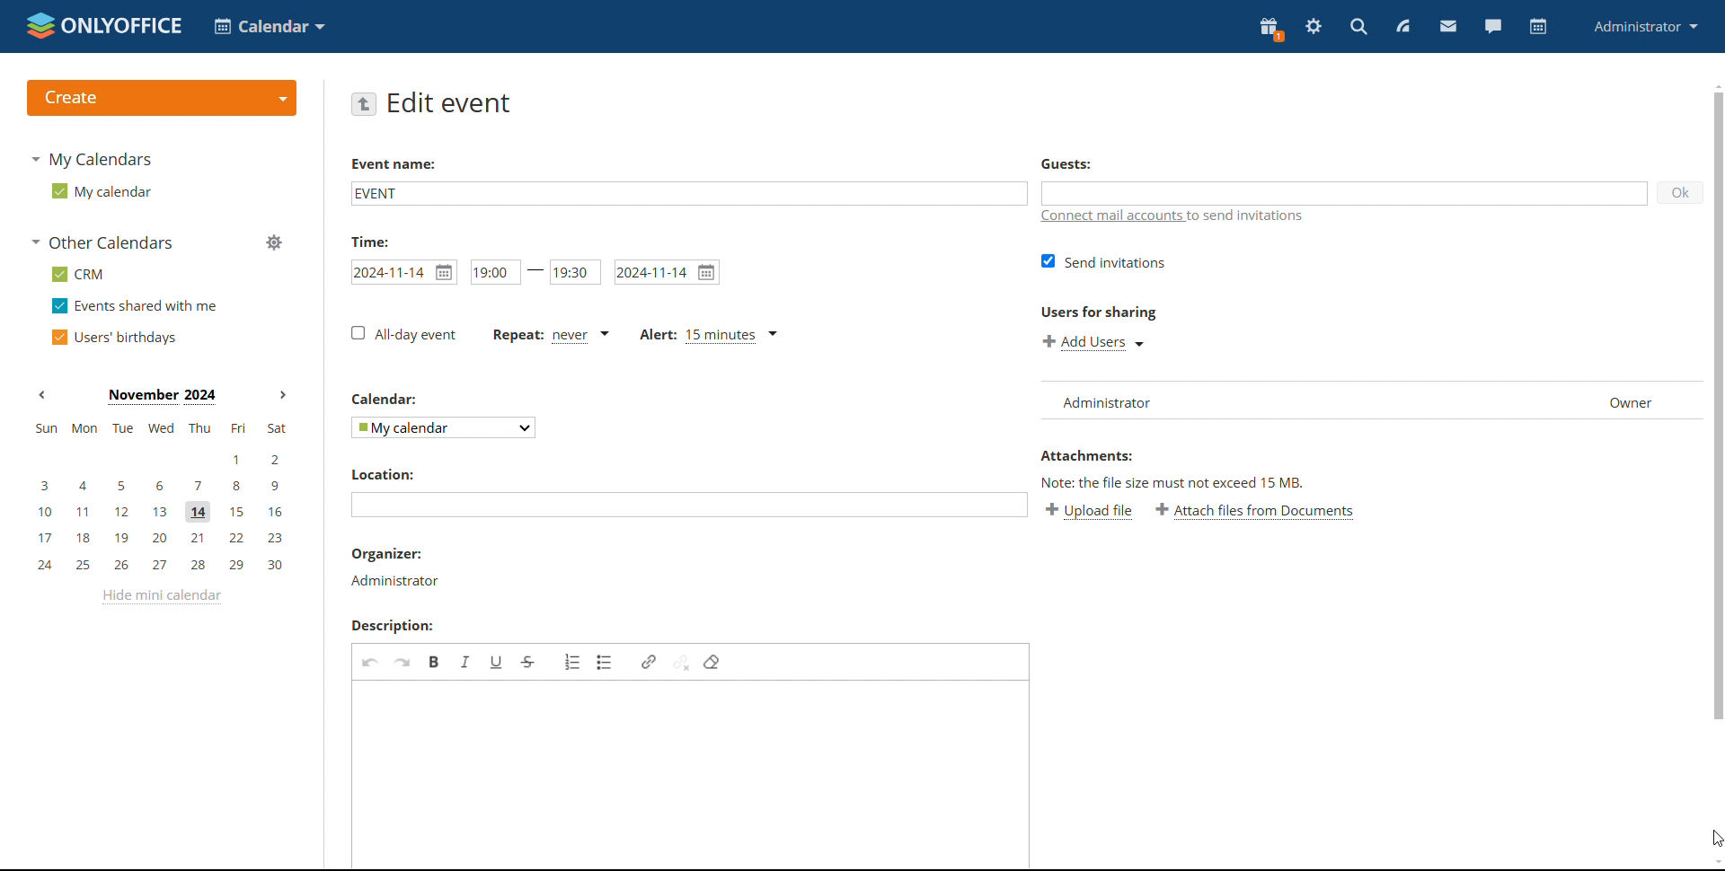 Image resolution: width=1725 pixels, height=871 pixels. What do you see at coordinates (528, 663) in the screenshot?
I see `strikethrough` at bounding box center [528, 663].